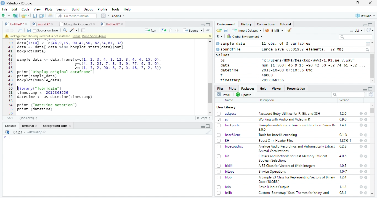  What do you see at coordinates (193, 31) in the screenshot?
I see `Source` at bounding box center [193, 31].